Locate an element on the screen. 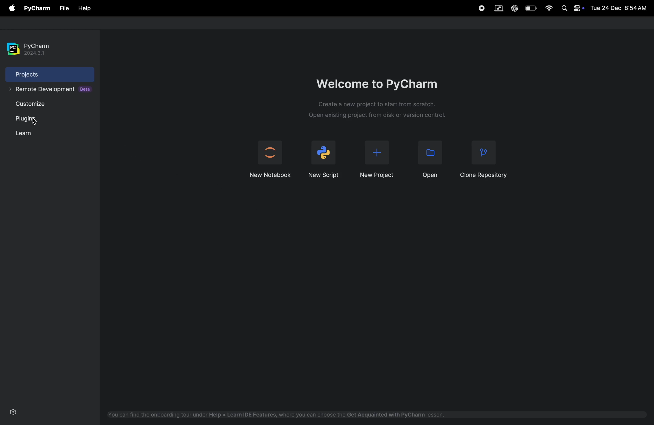  plugins is located at coordinates (33, 119).